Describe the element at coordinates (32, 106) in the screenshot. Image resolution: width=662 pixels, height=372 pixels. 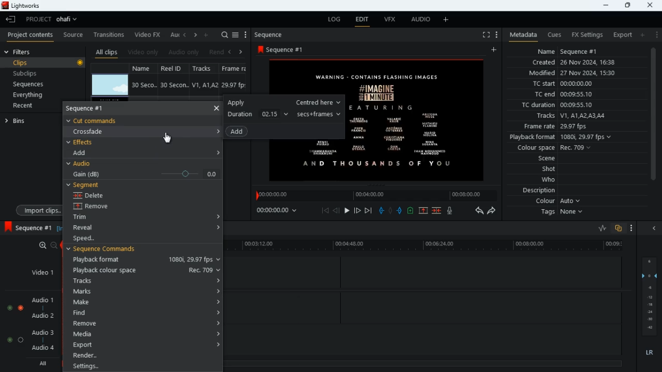
I see `recent` at that location.